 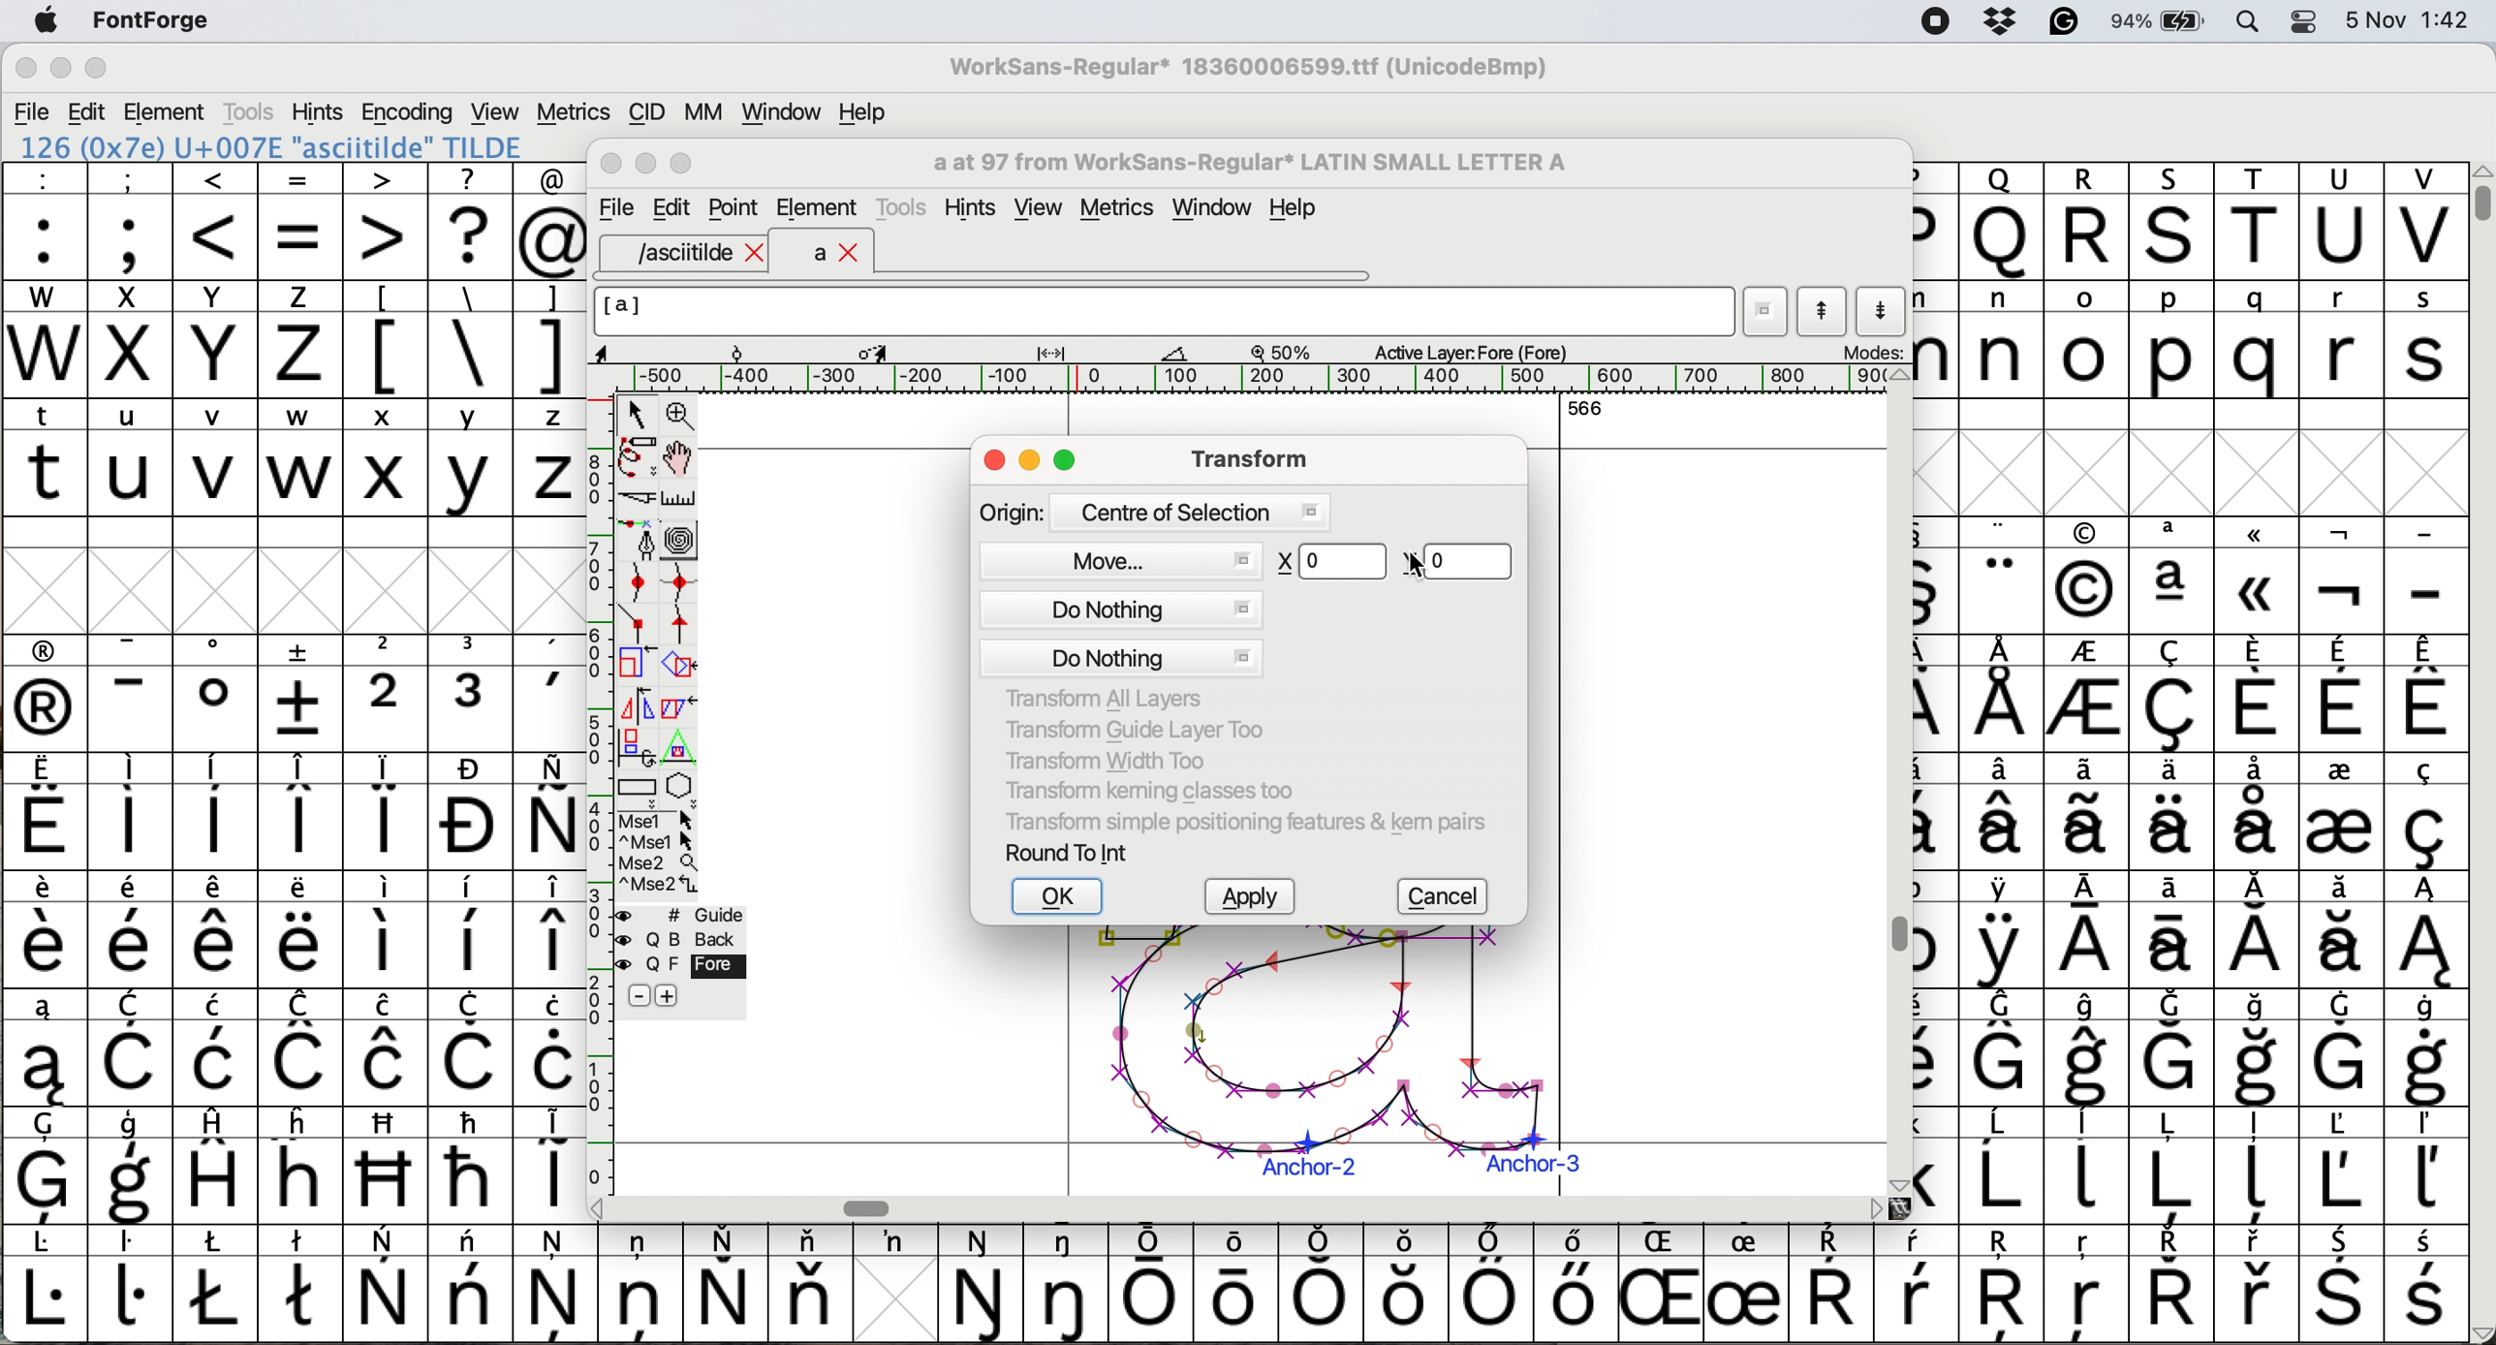 What do you see at coordinates (303, 1281) in the screenshot?
I see `symbol` at bounding box center [303, 1281].